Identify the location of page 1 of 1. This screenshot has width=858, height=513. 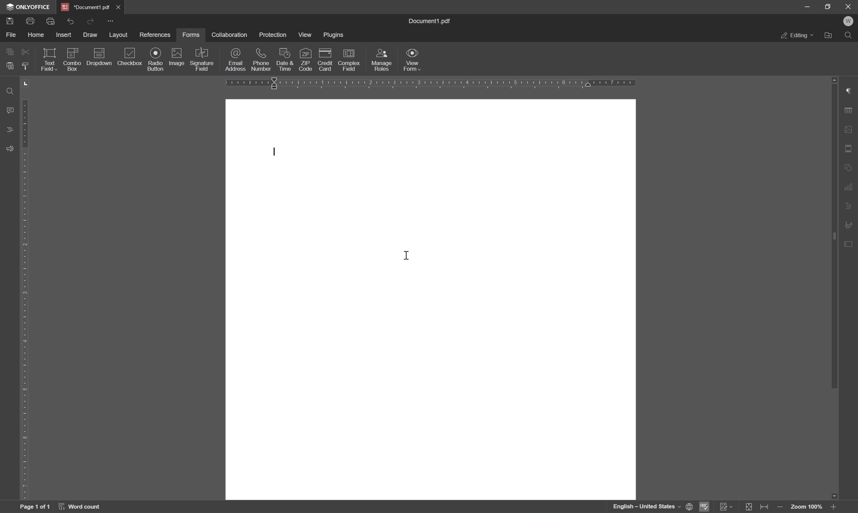
(35, 507).